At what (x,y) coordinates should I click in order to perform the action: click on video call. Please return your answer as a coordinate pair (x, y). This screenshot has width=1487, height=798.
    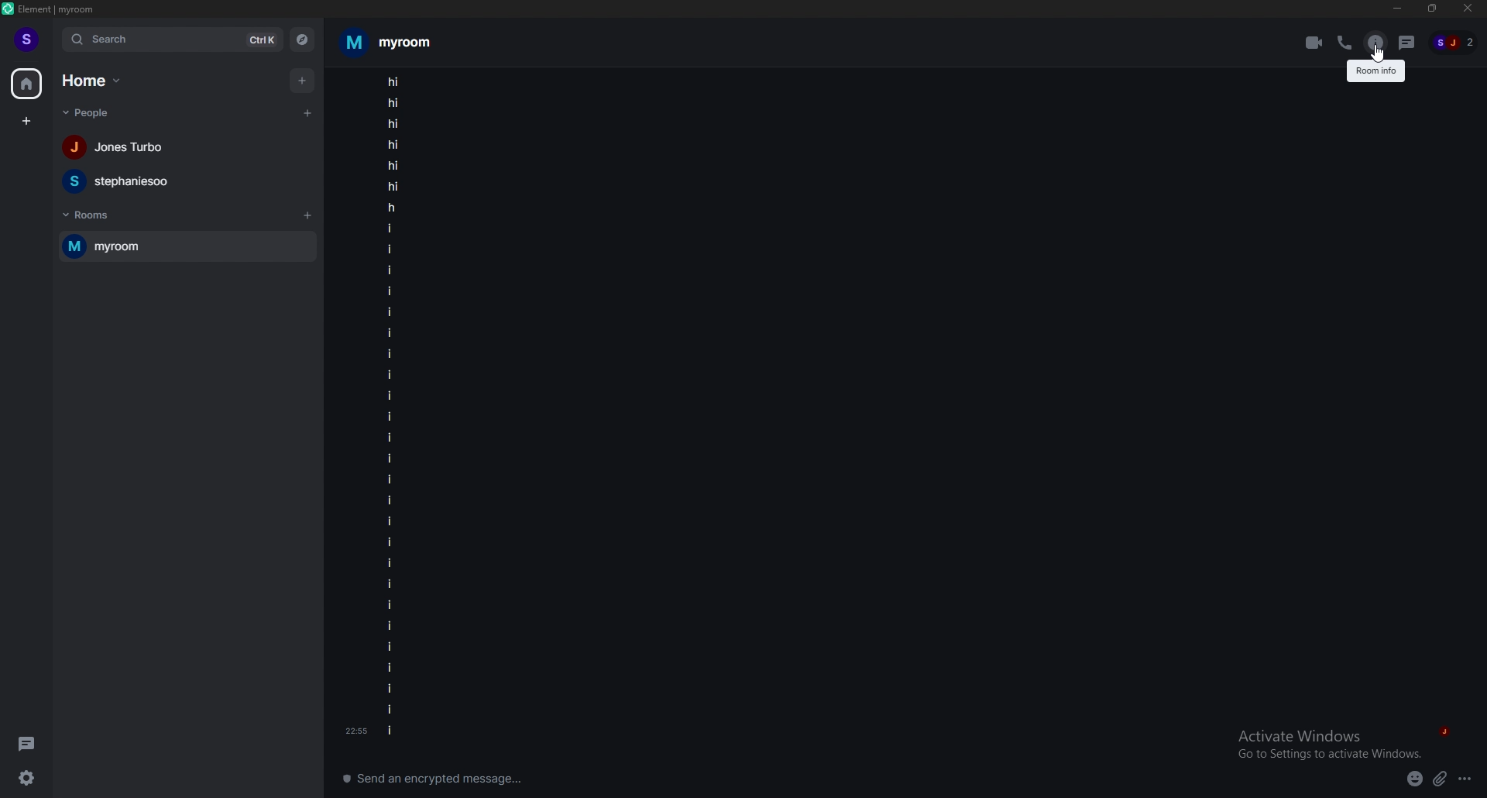
    Looking at the image, I should click on (1314, 43).